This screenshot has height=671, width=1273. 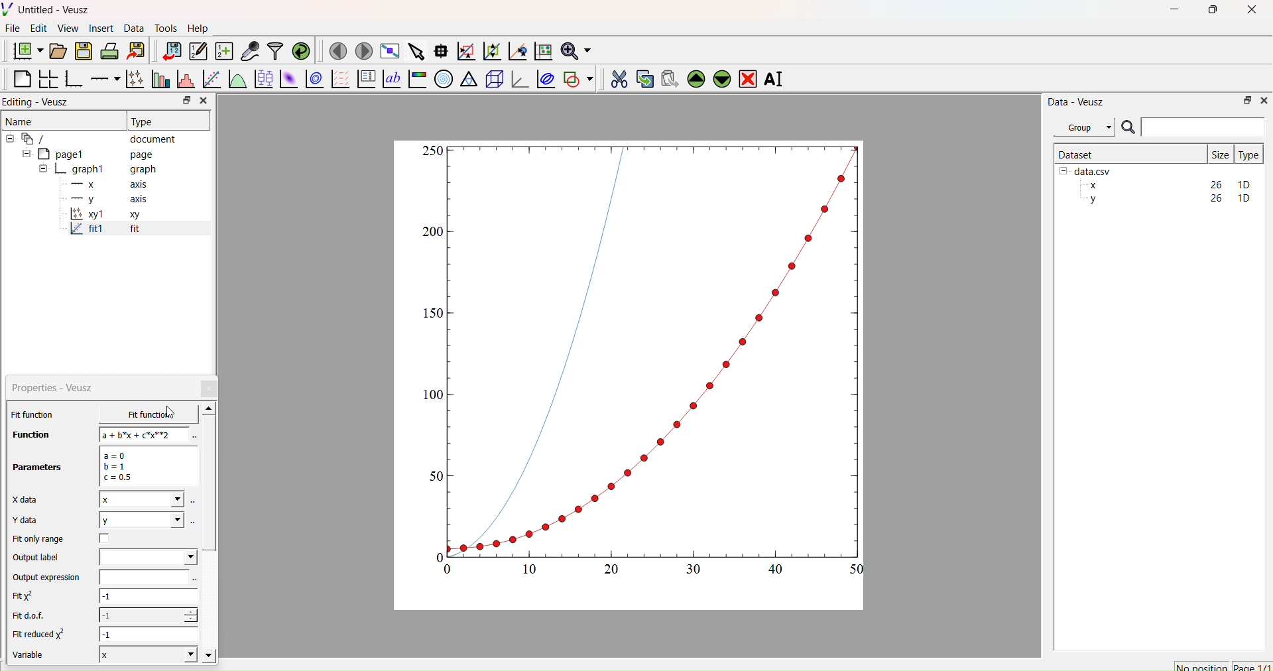 What do you see at coordinates (274, 50) in the screenshot?
I see `Filter data` at bounding box center [274, 50].